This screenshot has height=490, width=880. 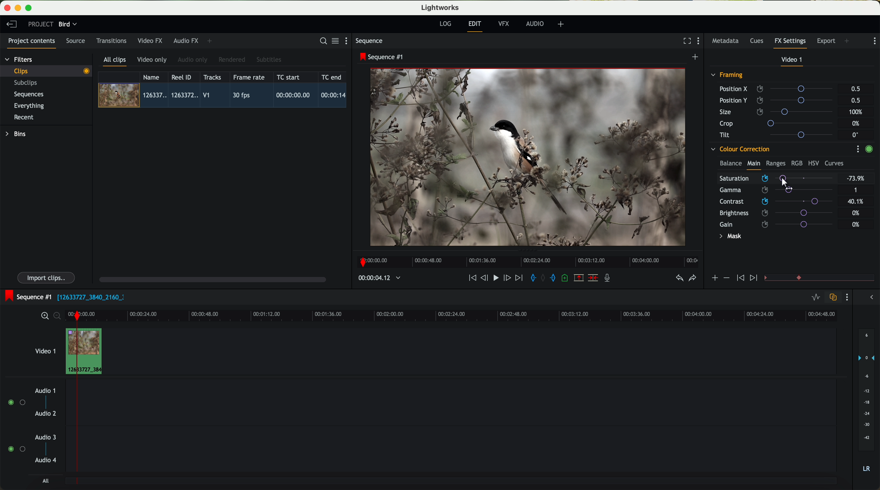 What do you see at coordinates (727, 41) in the screenshot?
I see `metadata` at bounding box center [727, 41].